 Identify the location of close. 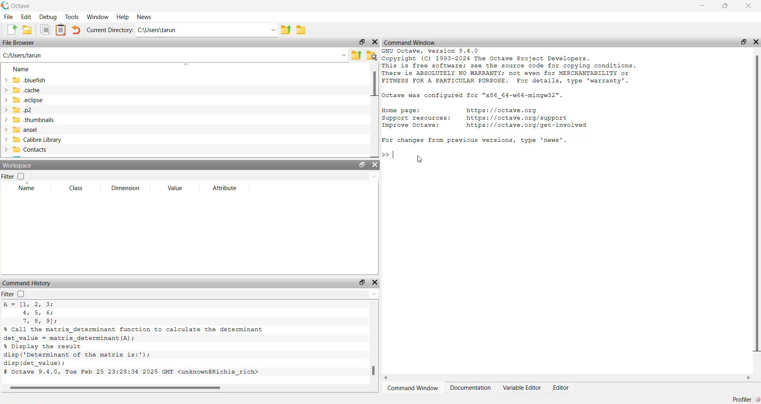
(748, 6).